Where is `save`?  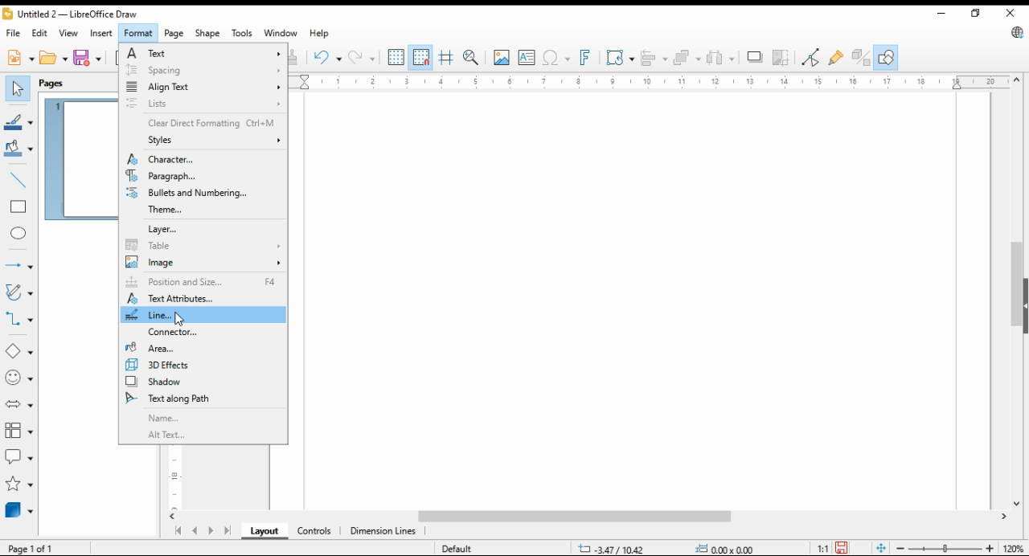 save is located at coordinates (86, 57).